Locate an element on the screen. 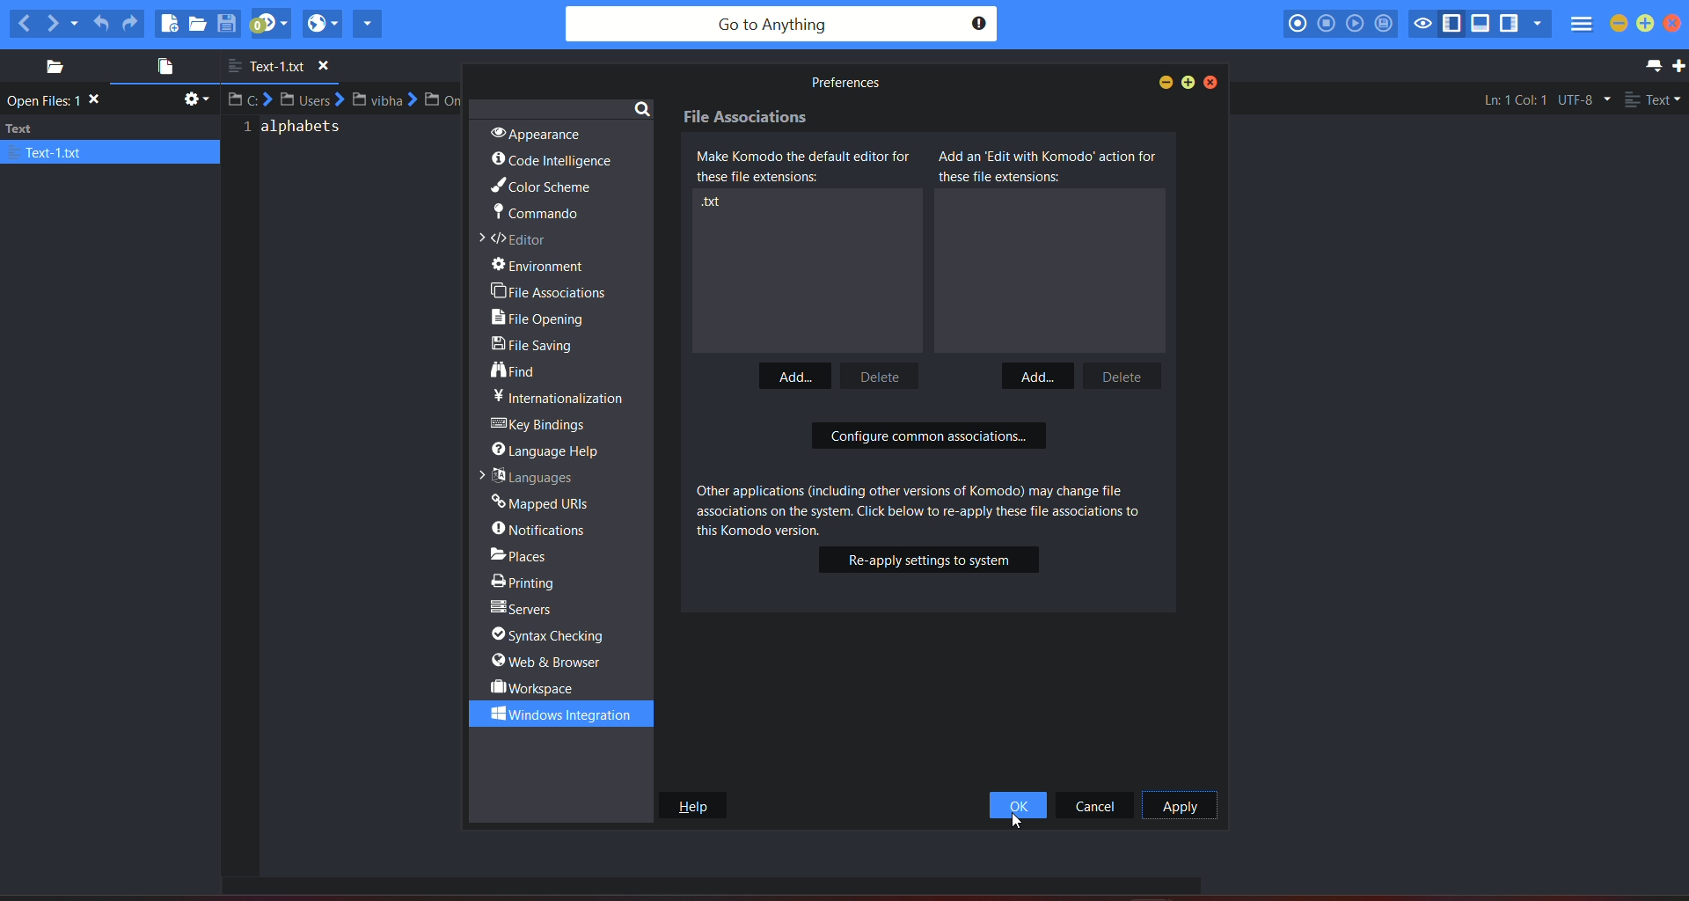  share current file is located at coordinates (368, 23).